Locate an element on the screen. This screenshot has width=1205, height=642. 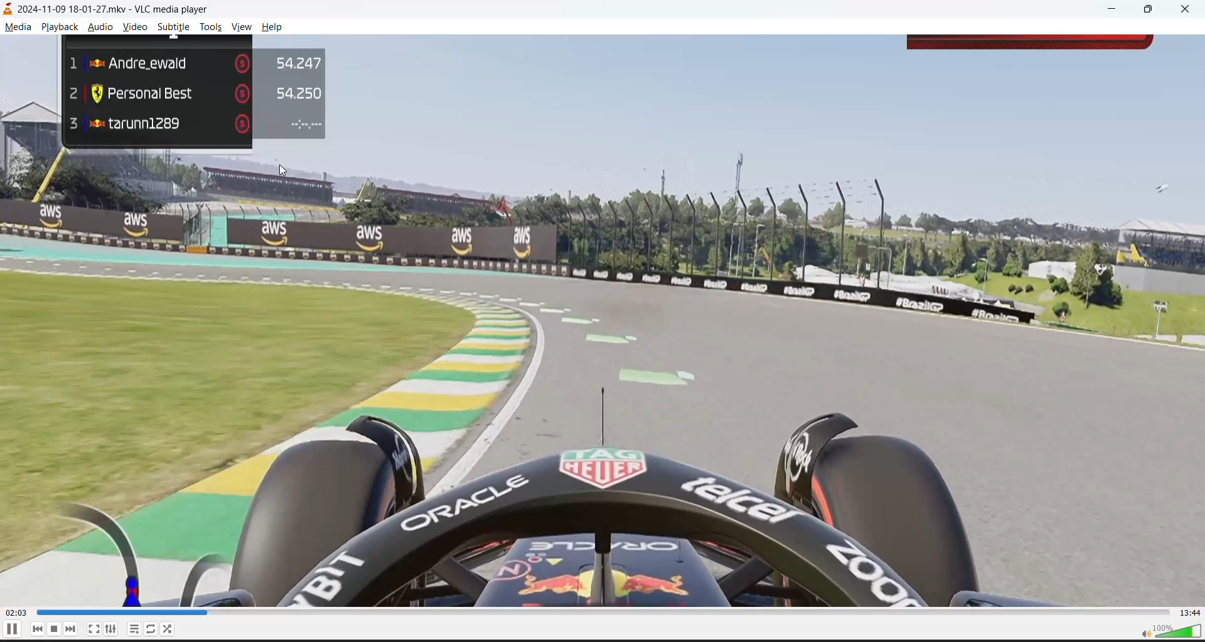
pause is located at coordinates (11, 628).